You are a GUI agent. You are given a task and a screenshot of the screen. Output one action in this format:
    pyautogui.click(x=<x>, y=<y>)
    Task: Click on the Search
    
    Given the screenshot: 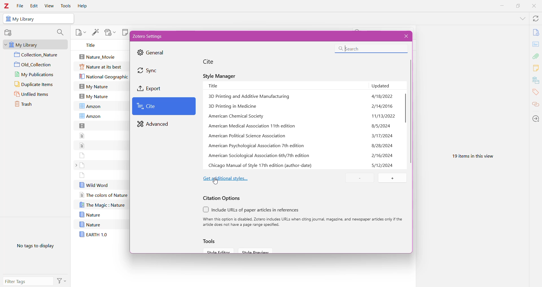 What is the action you would take?
    pyautogui.click(x=370, y=49)
    